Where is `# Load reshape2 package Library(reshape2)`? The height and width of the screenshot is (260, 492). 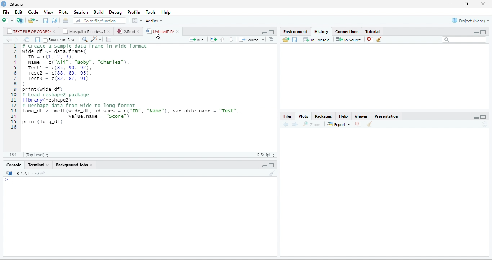 # Load reshape2 package Library(reshape2) is located at coordinates (61, 98).